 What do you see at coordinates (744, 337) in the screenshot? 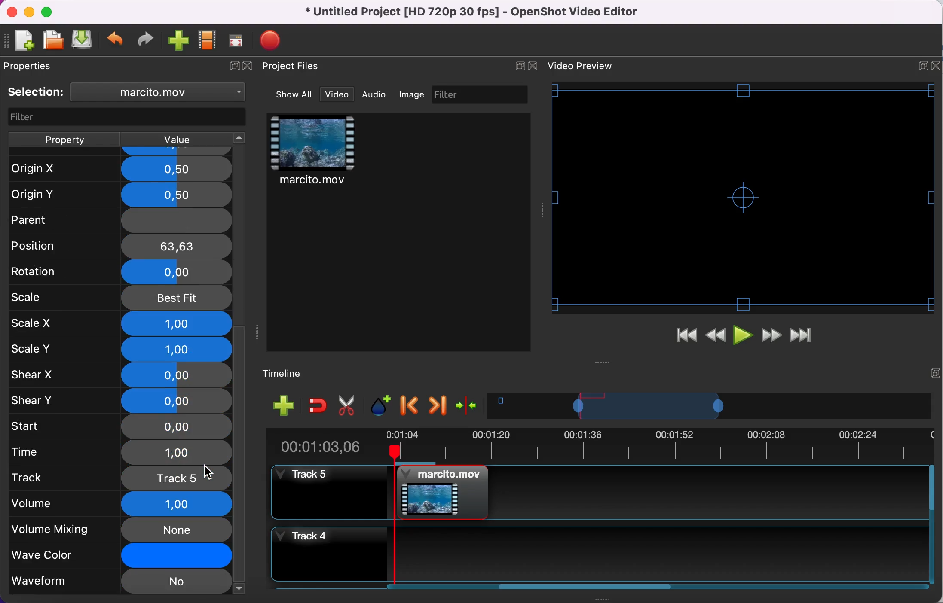
I see `play` at bounding box center [744, 337].